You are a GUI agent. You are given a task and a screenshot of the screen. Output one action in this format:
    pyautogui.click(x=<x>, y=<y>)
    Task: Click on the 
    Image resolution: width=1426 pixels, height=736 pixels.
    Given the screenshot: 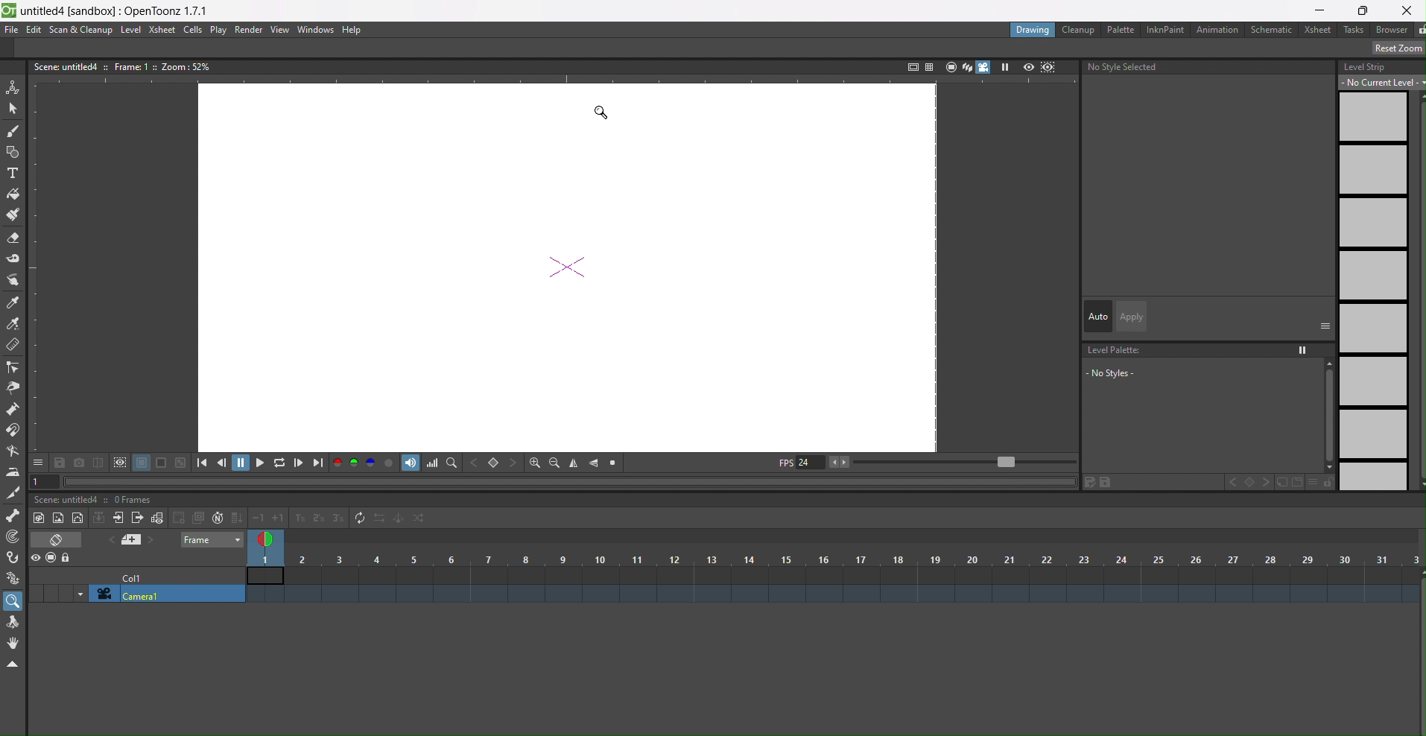 What is the action you would take?
    pyautogui.click(x=43, y=558)
    